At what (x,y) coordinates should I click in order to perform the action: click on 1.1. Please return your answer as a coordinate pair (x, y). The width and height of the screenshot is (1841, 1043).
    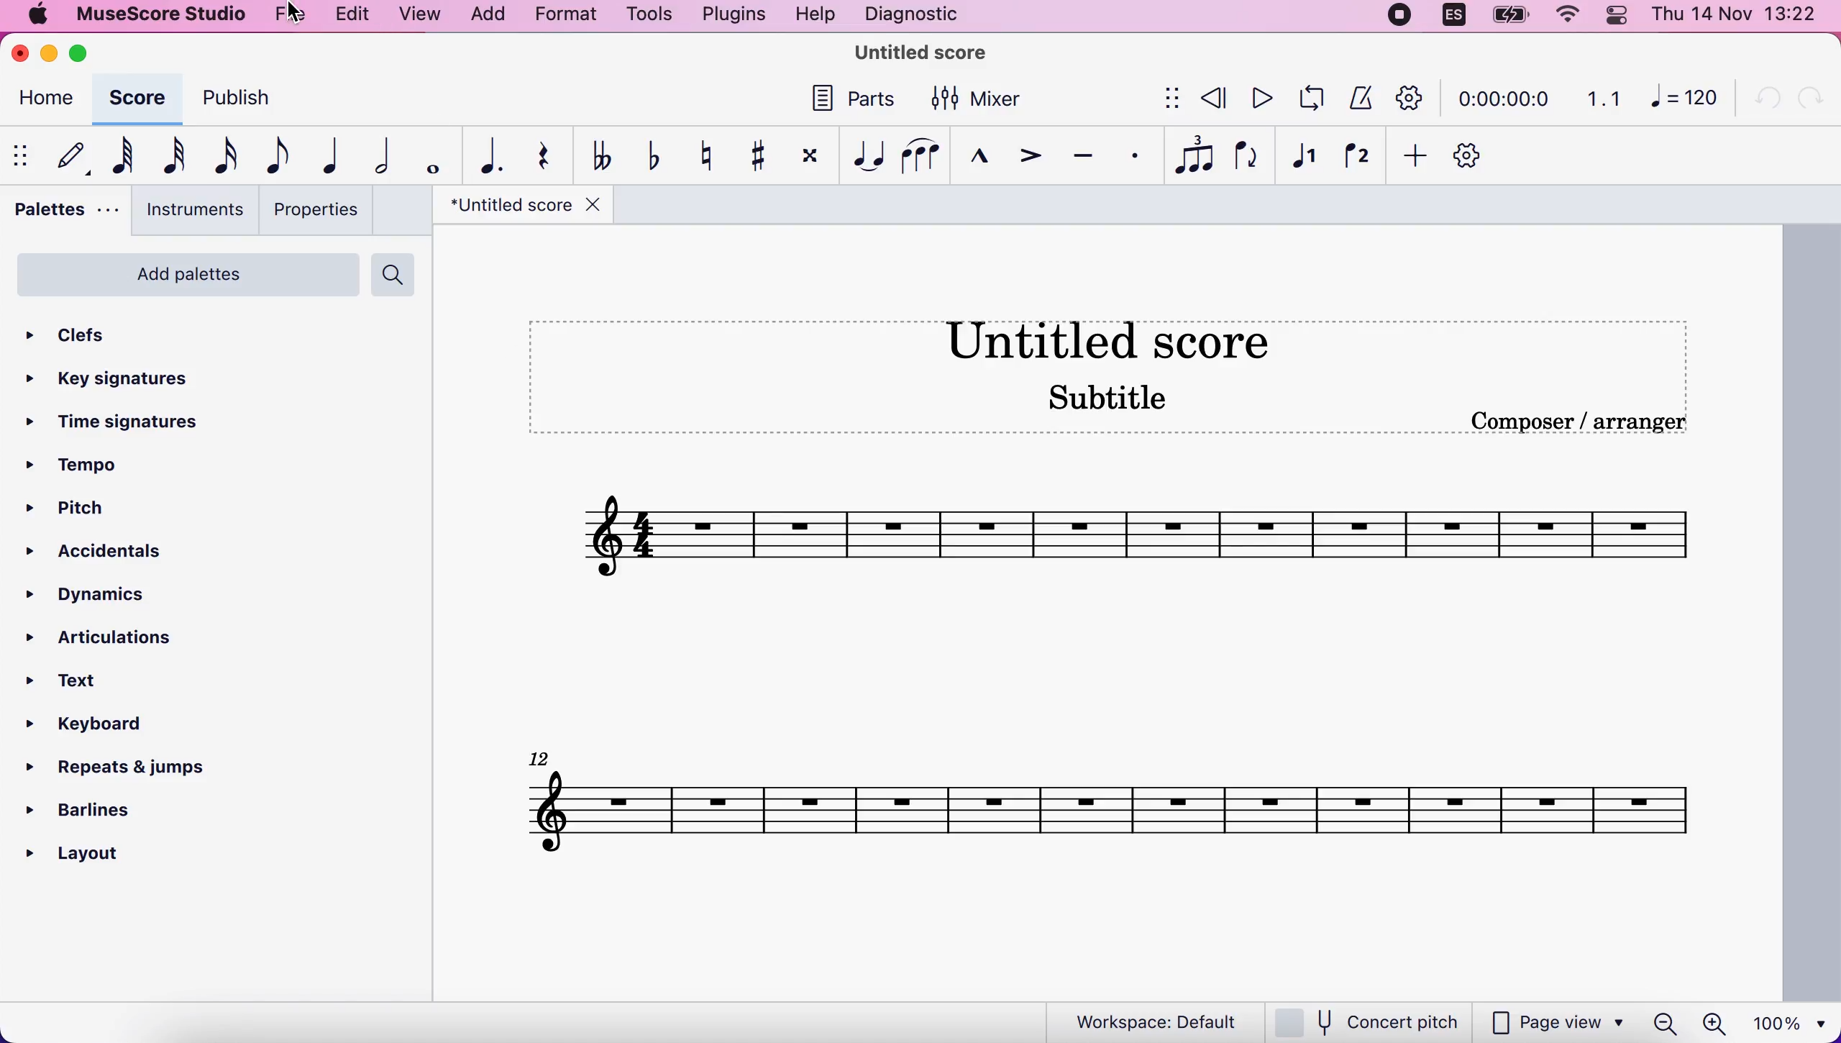
    Looking at the image, I should click on (1602, 100).